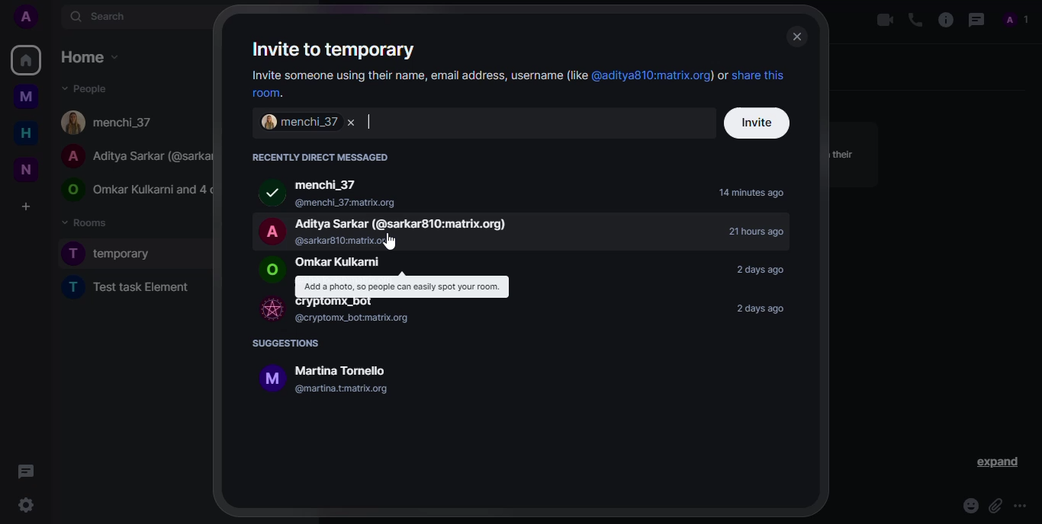 Image resolution: width=1042 pixels, height=524 pixels. Describe the element at coordinates (133, 190) in the screenshot. I see `peoPLe` at that location.